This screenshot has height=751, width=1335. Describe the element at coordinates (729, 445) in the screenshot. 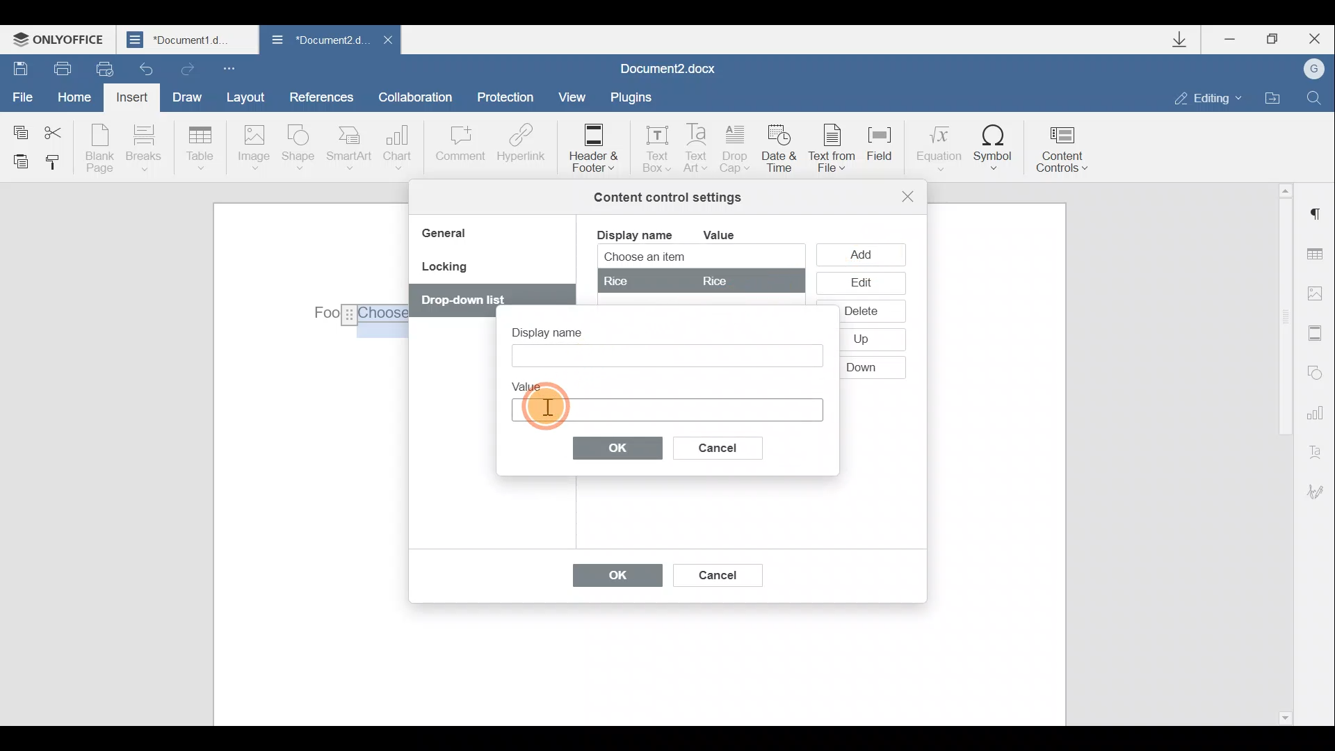

I see `Cancel` at that location.